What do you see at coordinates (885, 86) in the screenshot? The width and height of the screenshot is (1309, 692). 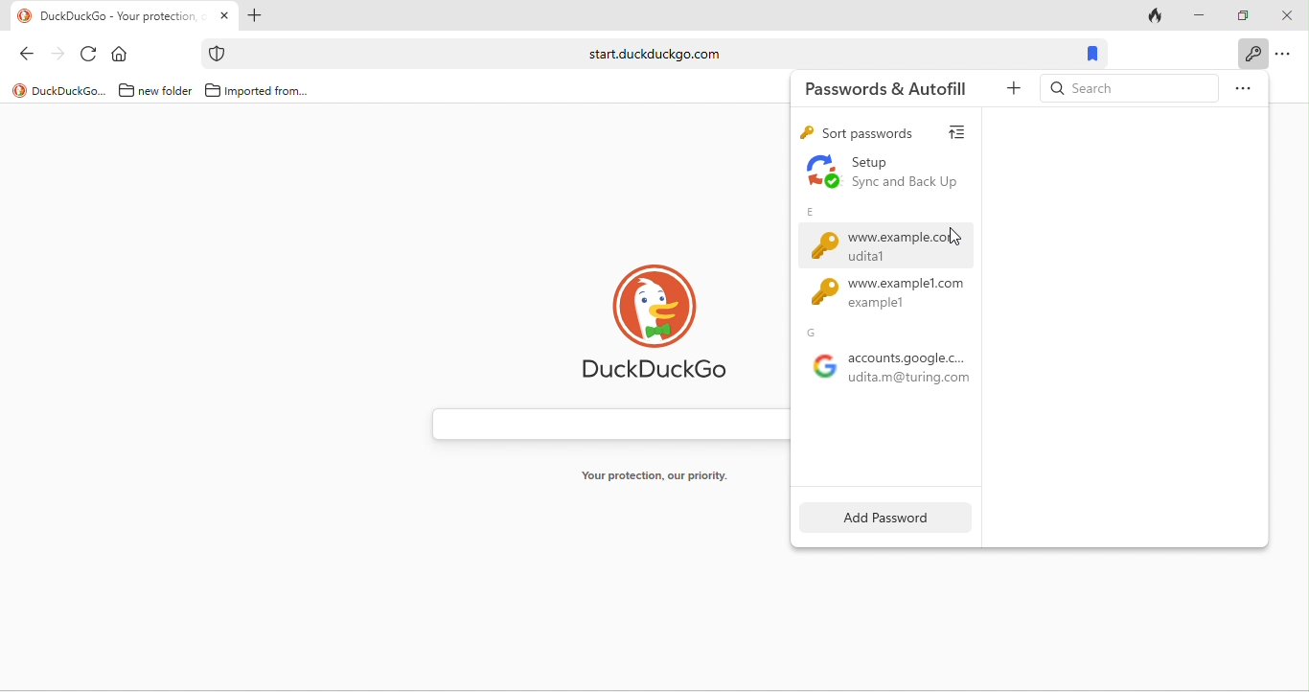 I see `password and autofill` at bounding box center [885, 86].